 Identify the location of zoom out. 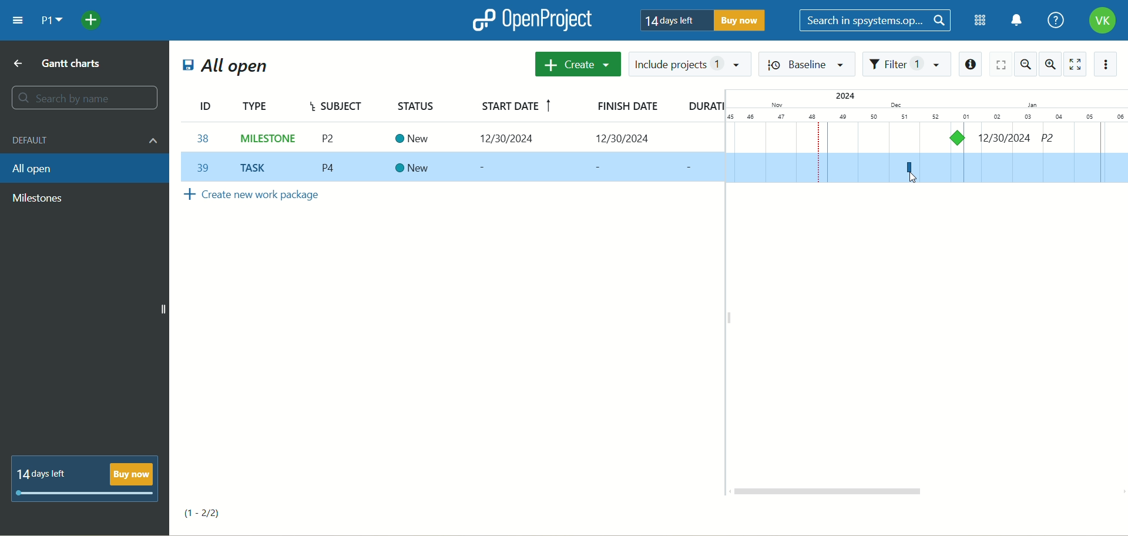
(1025, 63).